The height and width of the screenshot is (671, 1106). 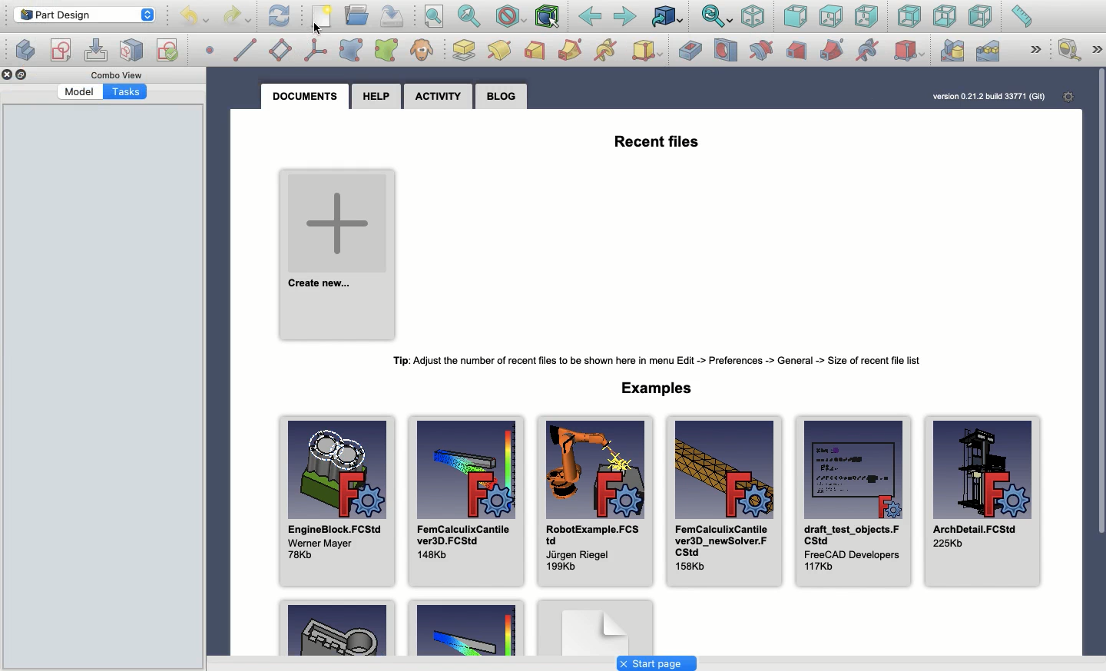 I want to click on Expand, so click(x=1097, y=50).